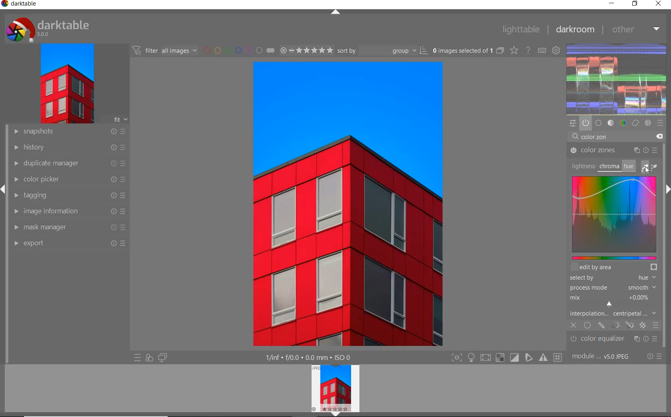  Describe the element at coordinates (348, 205) in the screenshot. I see `selected image` at that location.